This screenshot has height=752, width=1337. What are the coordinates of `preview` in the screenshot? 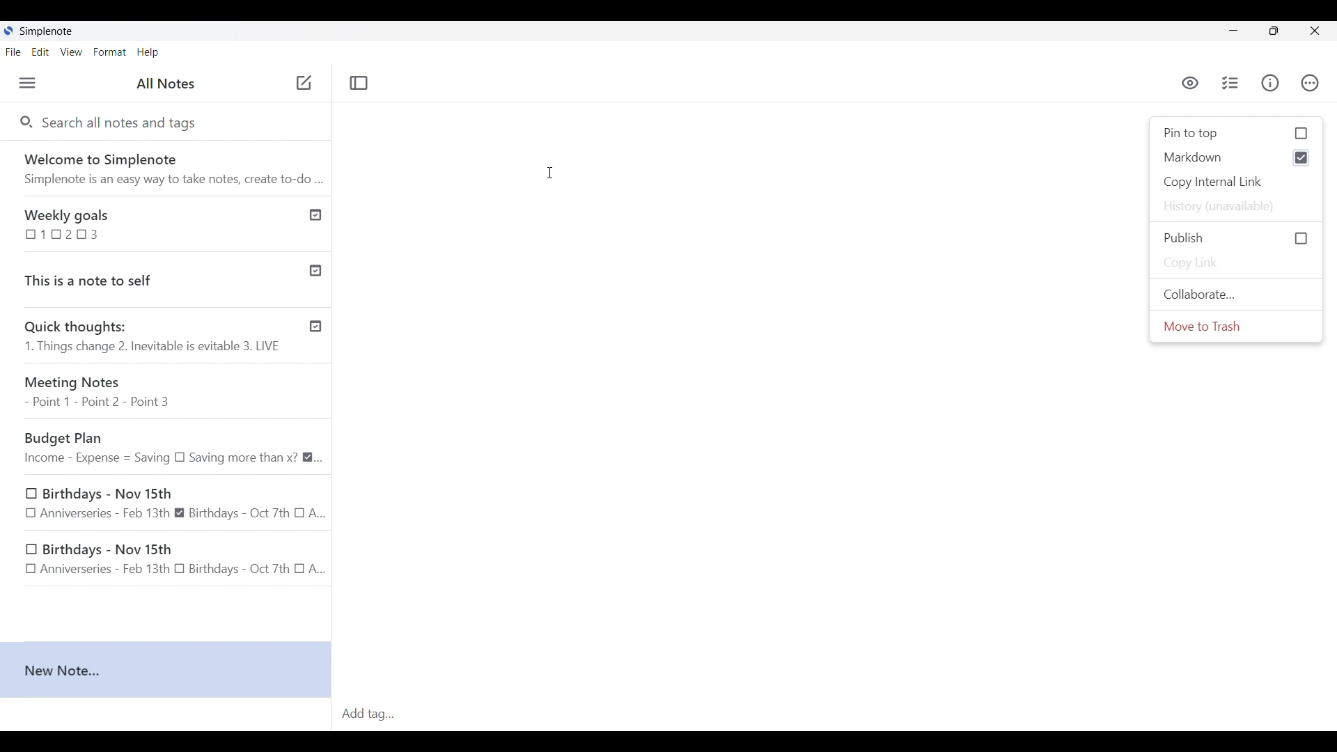 It's located at (1190, 84).